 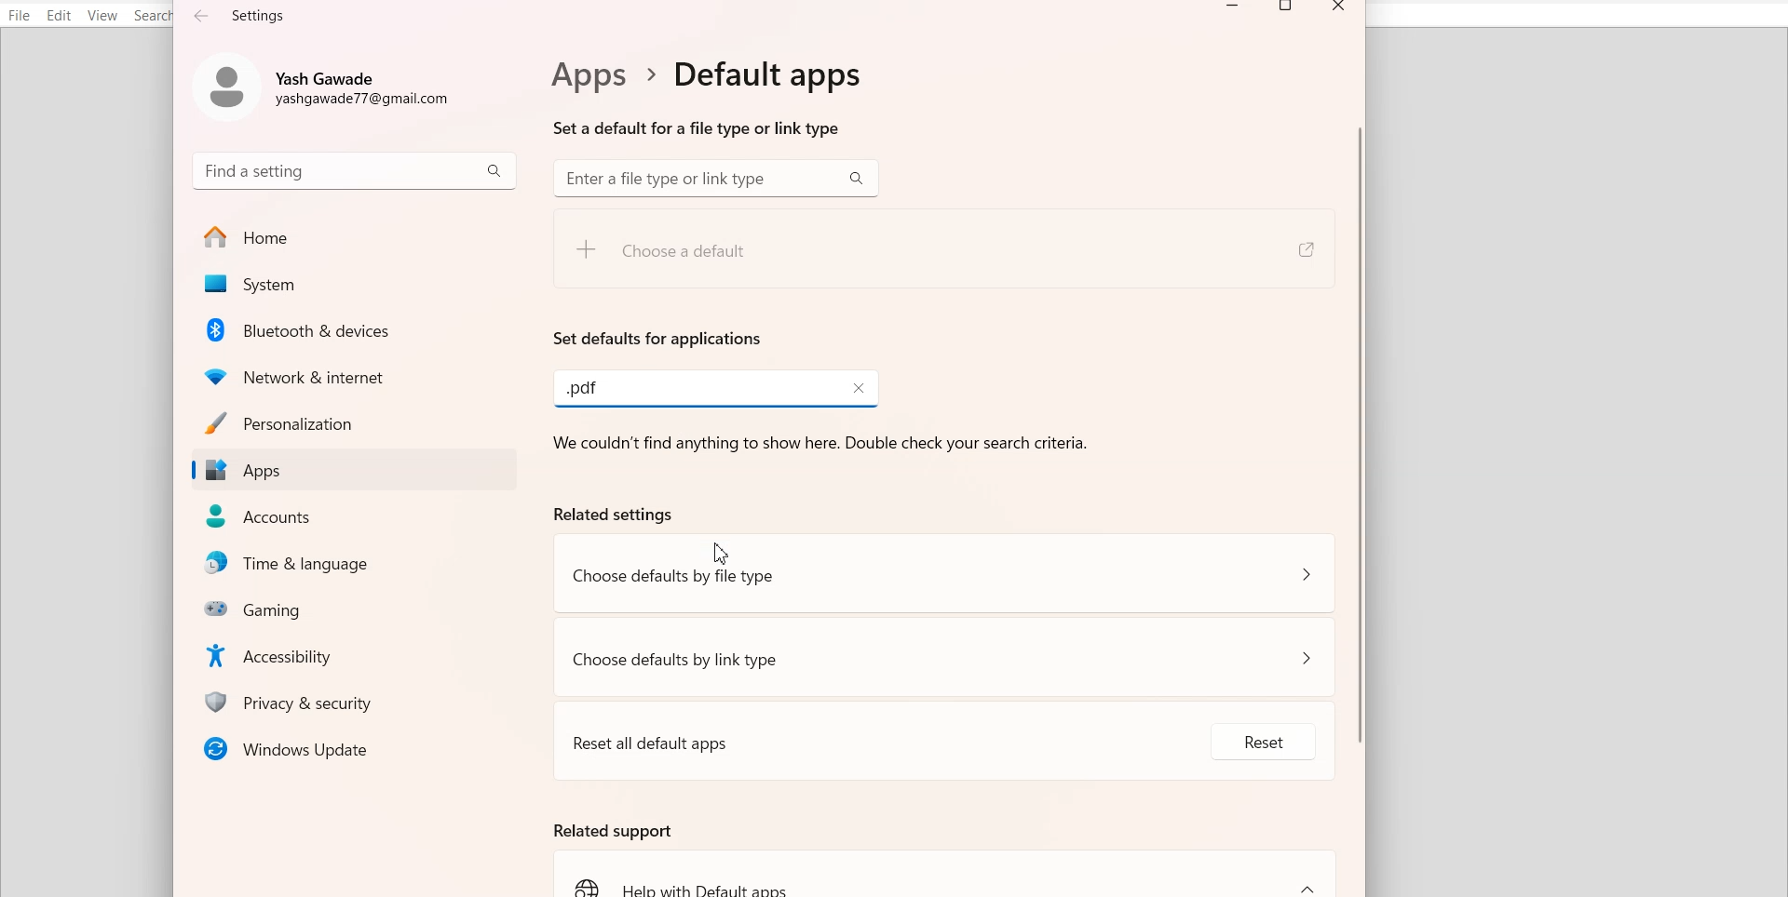 What do you see at coordinates (721, 553) in the screenshot?
I see `Cursor` at bounding box center [721, 553].